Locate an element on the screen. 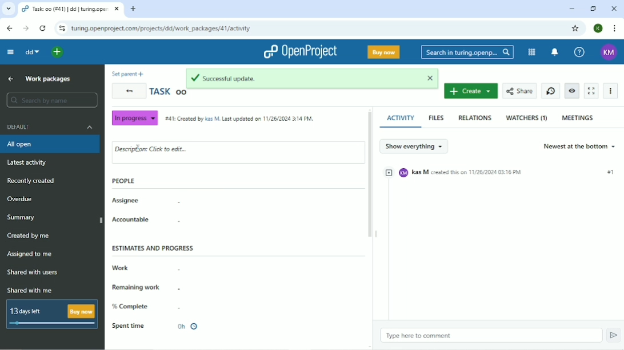  Newest at the bottom is located at coordinates (581, 146).